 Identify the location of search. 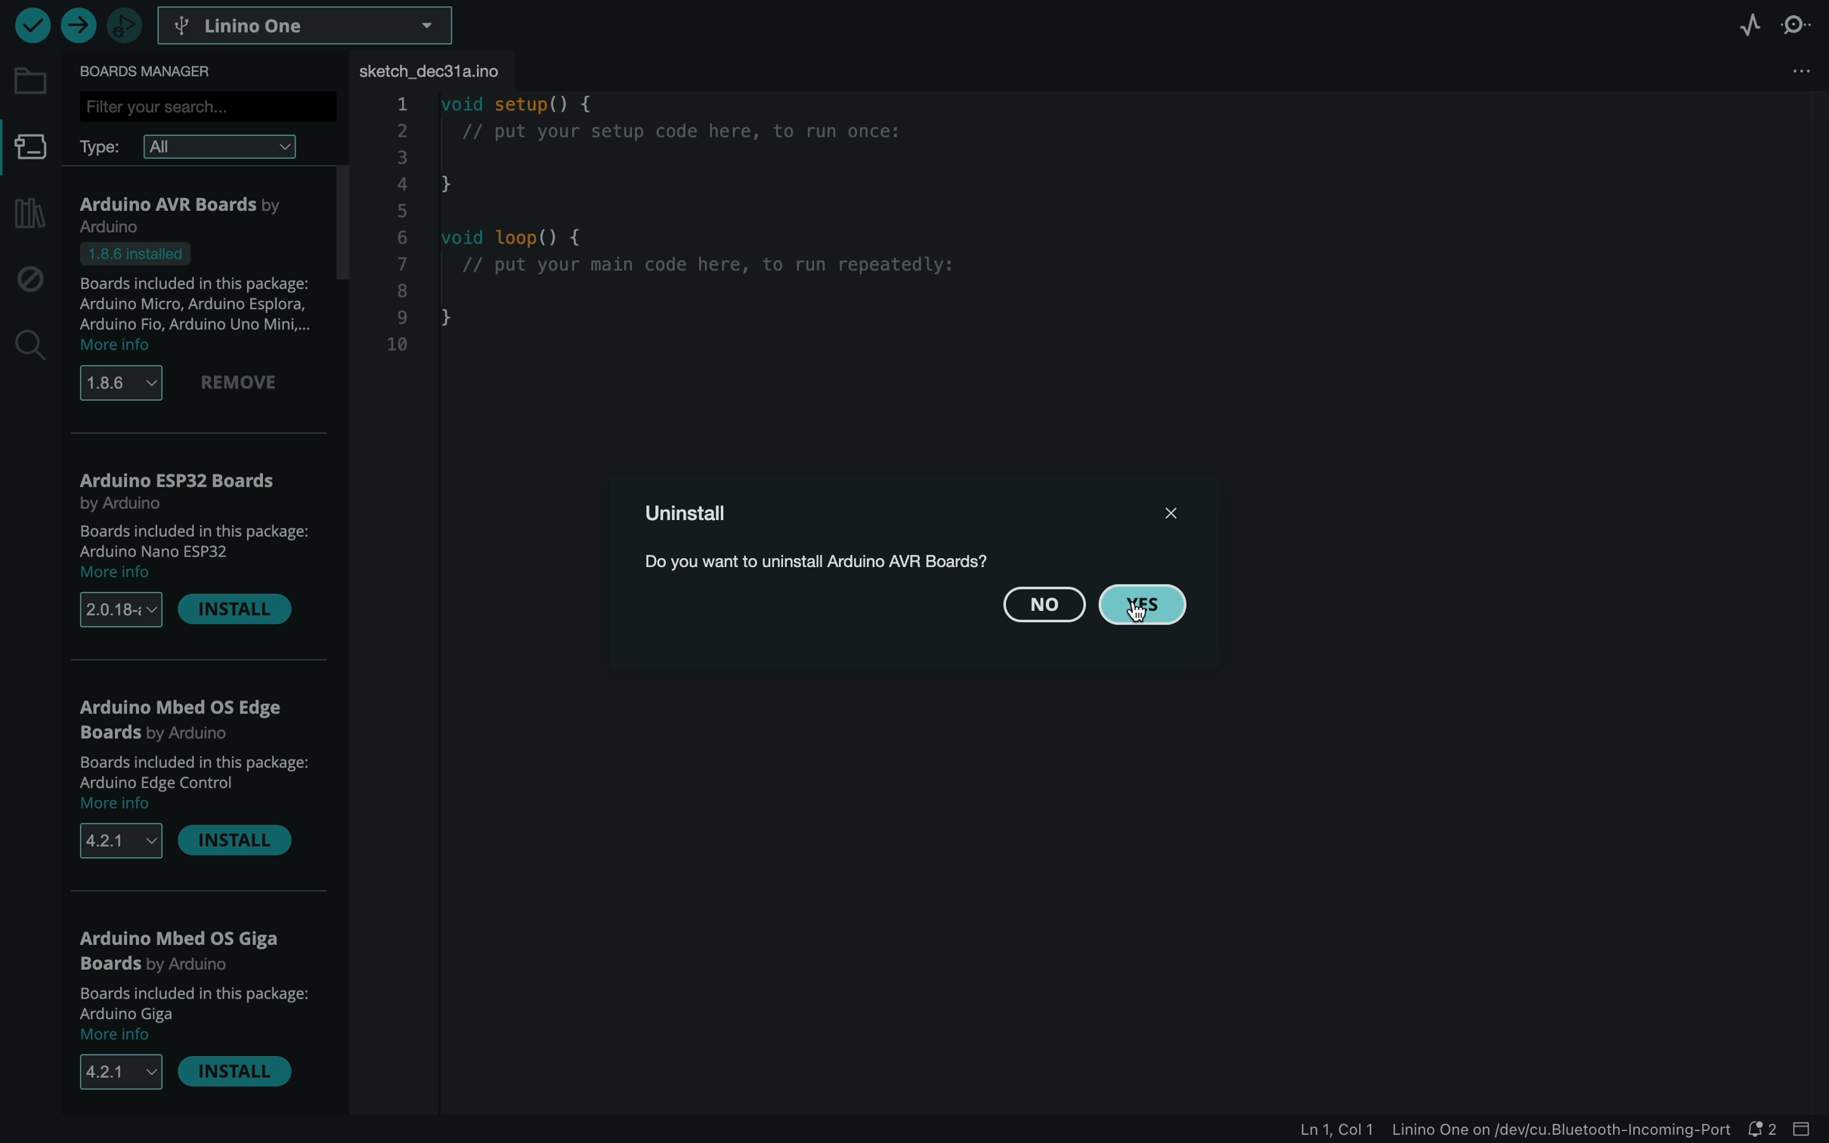
(28, 343).